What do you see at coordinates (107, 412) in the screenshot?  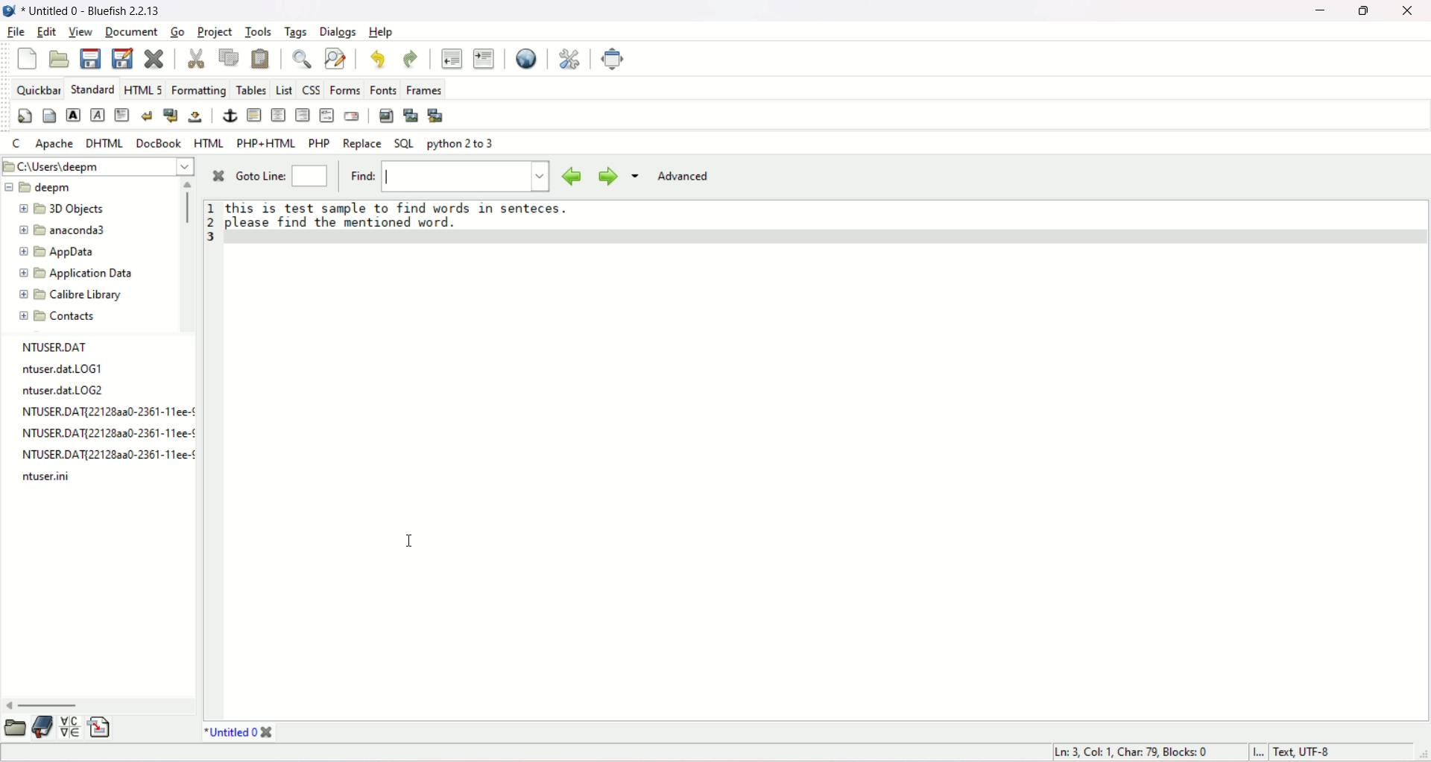 I see `NTUSER.DAT{221282a0-2361-11ee-¢` at bounding box center [107, 412].